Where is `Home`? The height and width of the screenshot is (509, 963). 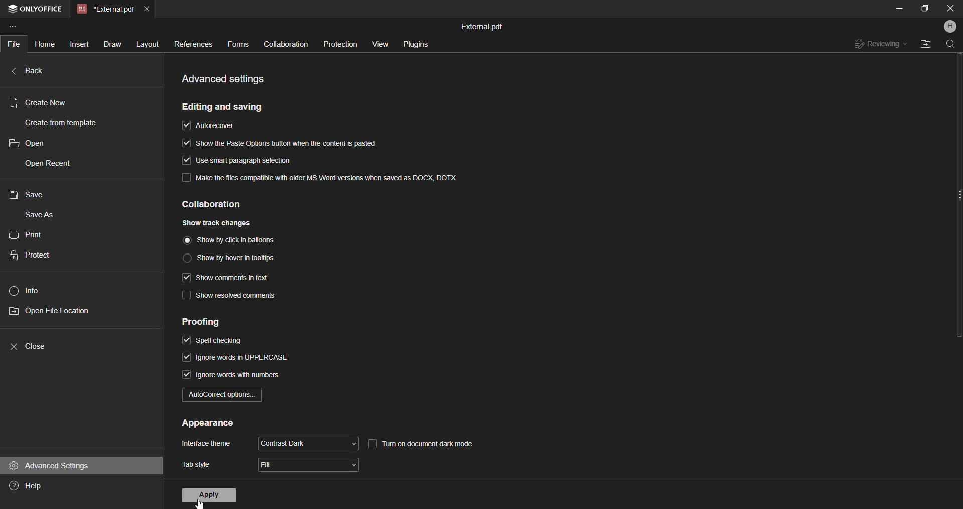 Home is located at coordinates (44, 43).